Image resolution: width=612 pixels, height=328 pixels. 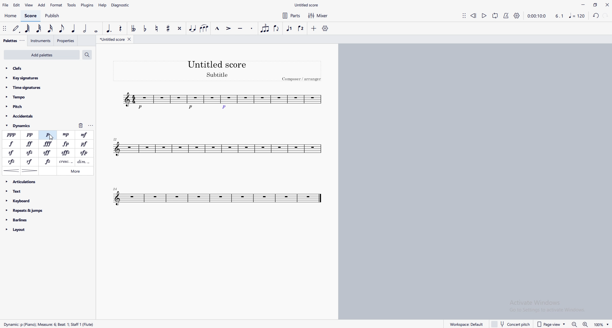 I want to click on plugins, so click(x=87, y=5).